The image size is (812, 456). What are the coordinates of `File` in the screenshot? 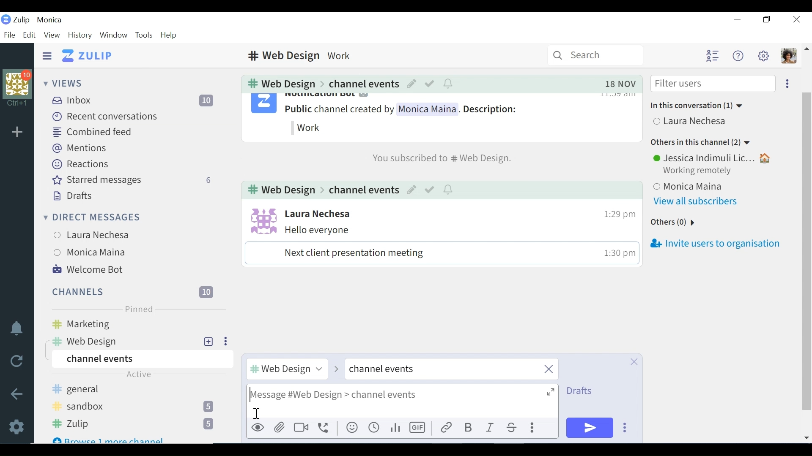 It's located at (9, 35).